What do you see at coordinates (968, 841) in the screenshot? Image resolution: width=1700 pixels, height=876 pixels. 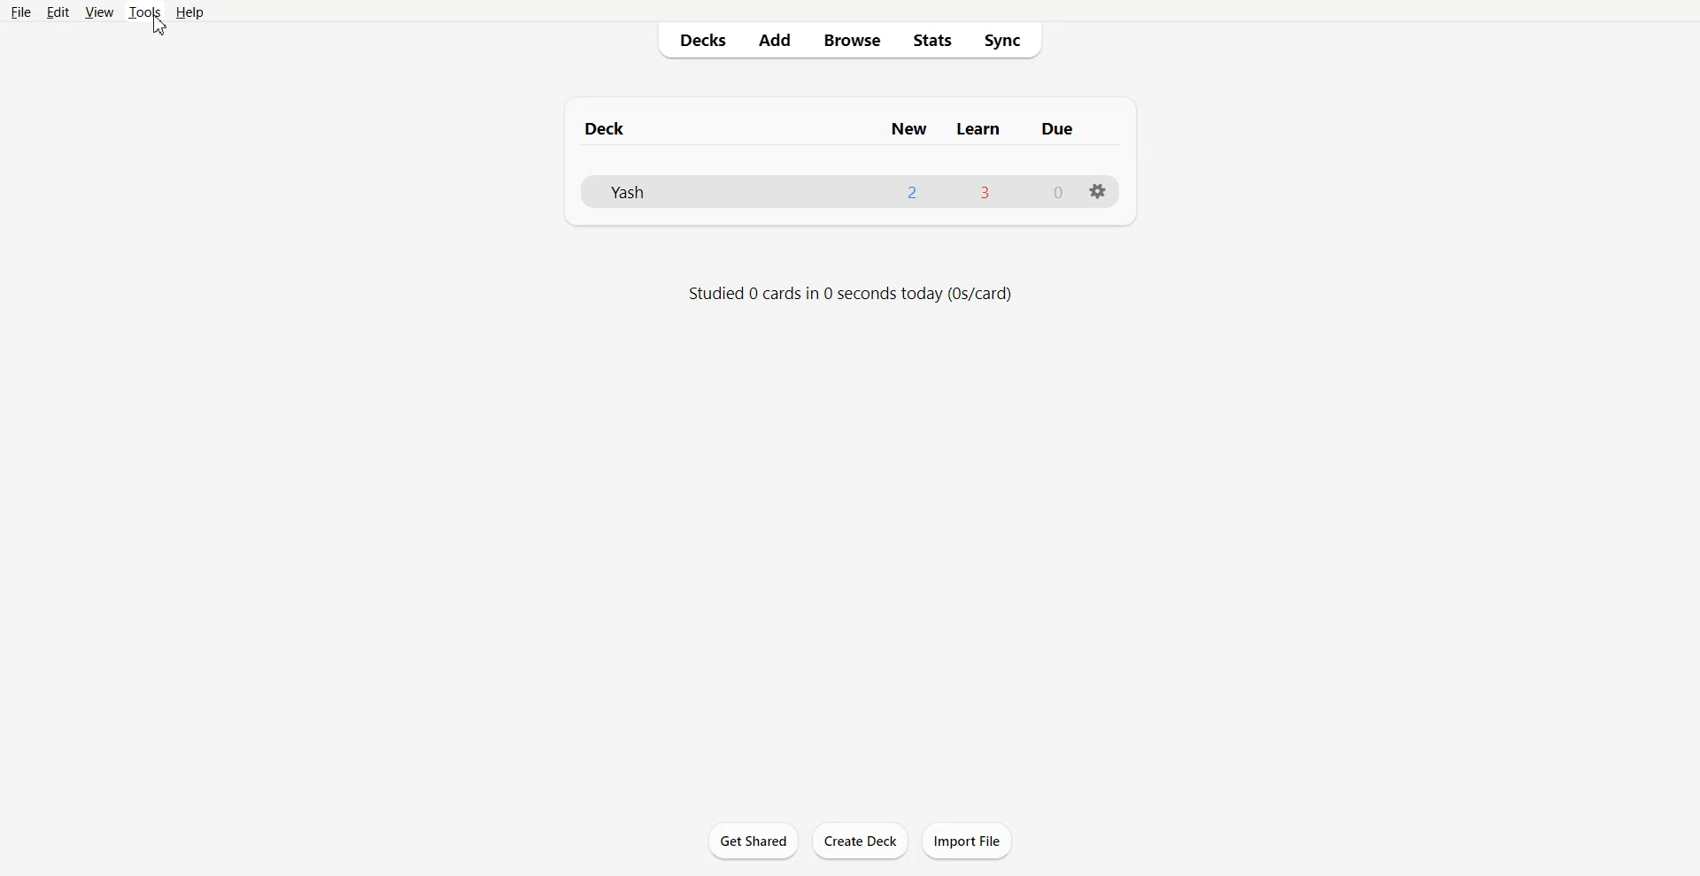 I see `Import File` at bounding box center [968, 841].